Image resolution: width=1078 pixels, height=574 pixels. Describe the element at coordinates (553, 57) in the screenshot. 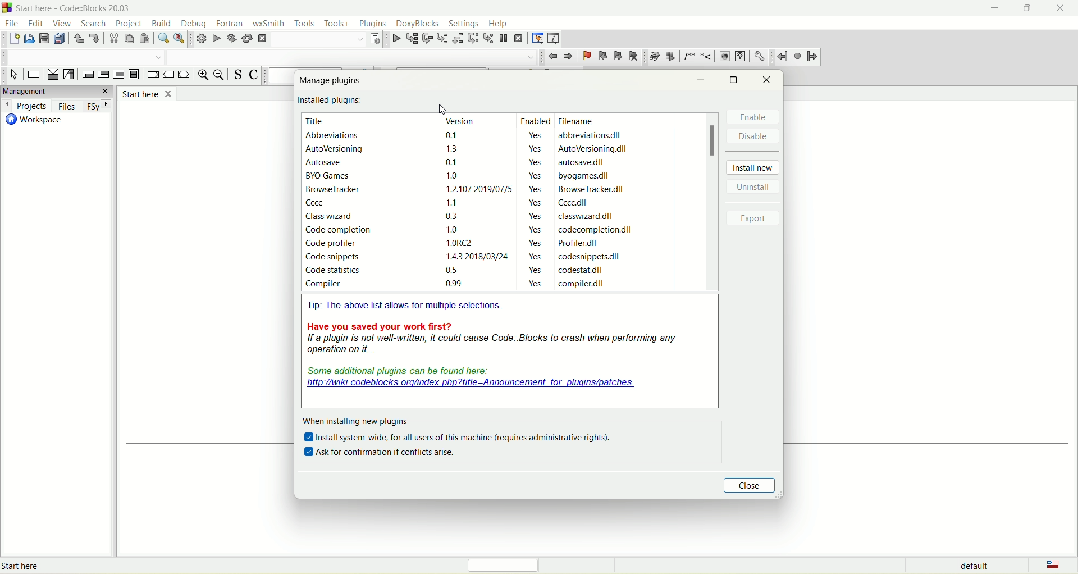

I see `previous` at that location.